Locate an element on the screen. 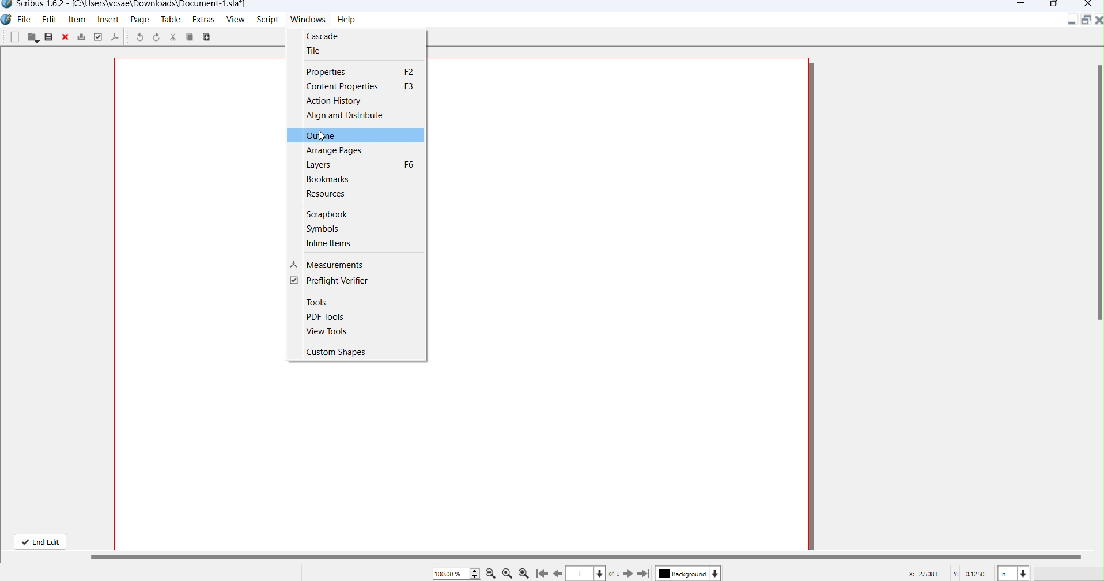  Arrange Pages is located at coordinates (337, 152).